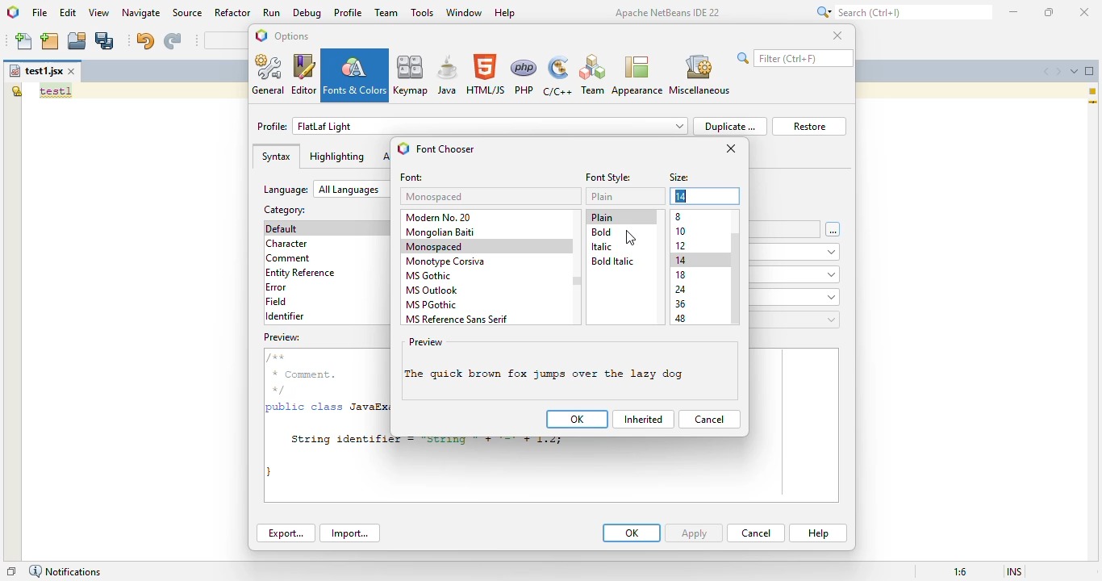 The width and height of the screenshot is (1102, 581). I want to click on maximize, so click(1050, 12).